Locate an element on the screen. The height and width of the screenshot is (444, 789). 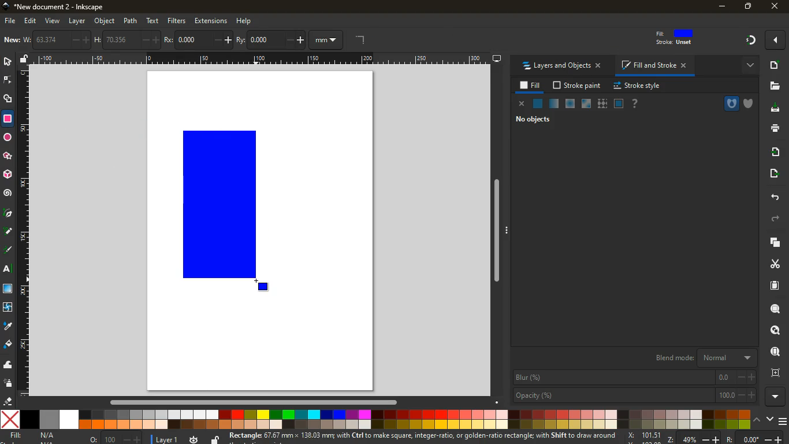
layers and objects is located at coordinates (561, 66).